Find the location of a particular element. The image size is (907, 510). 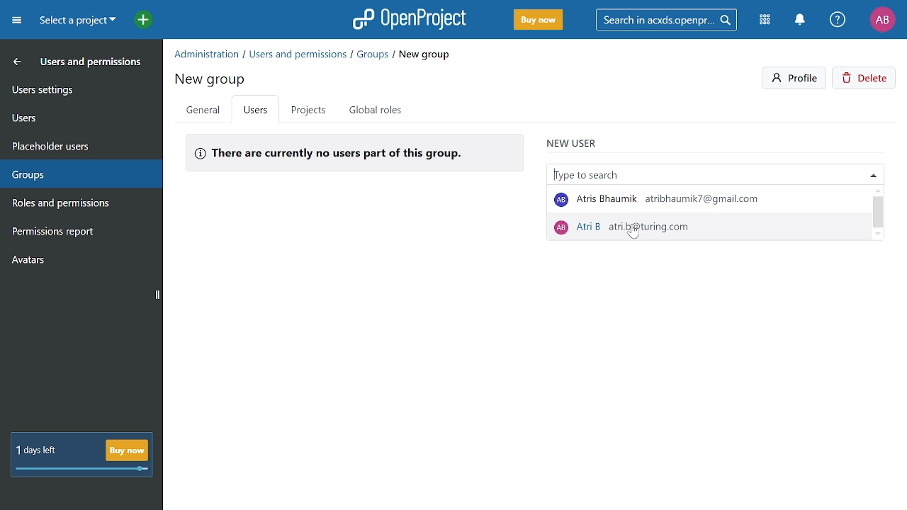

Open quick add menu is located at coordinates (136, 19).